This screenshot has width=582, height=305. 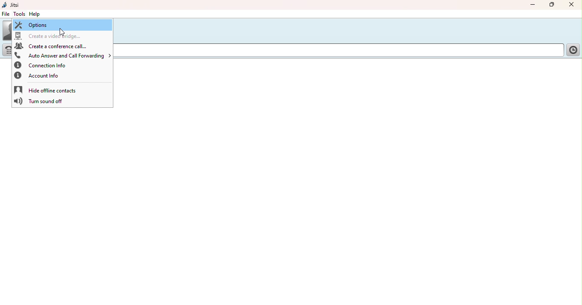 What do you see at coordinates (49, 89) in the screenshot?
I see `Hide offline contacts` at bounding box center [49, 89].